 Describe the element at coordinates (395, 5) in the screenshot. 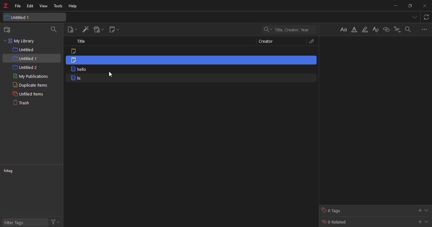

I see `minimize` at that location.